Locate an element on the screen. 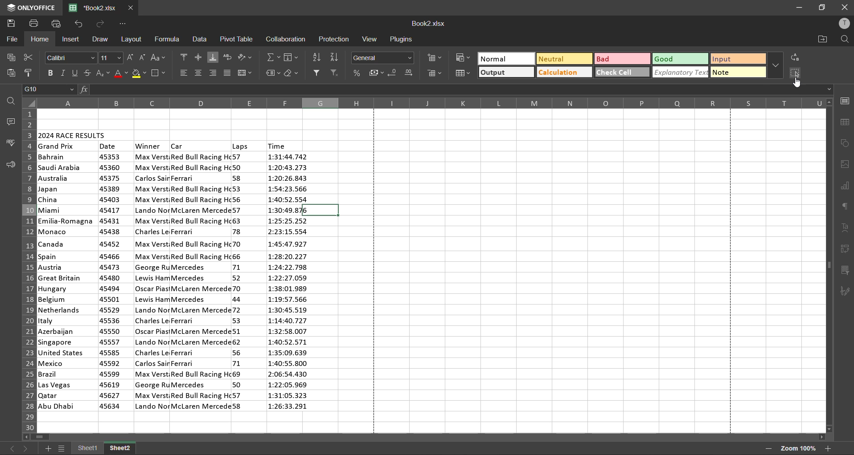 The image size is (854, 455). maximize is located at coordinates (824, 7).